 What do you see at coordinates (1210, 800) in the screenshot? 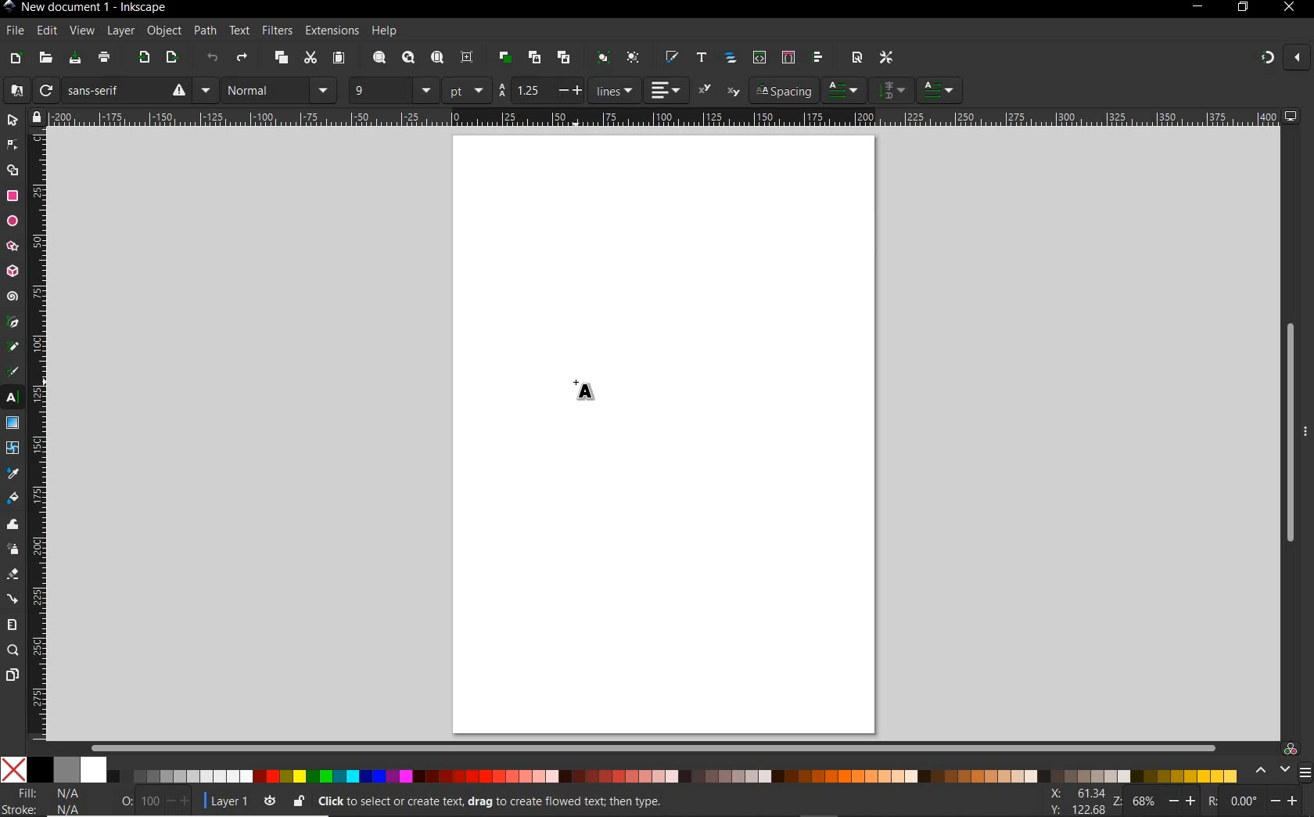
I see `rotation` at bounding box center [1210, 800].